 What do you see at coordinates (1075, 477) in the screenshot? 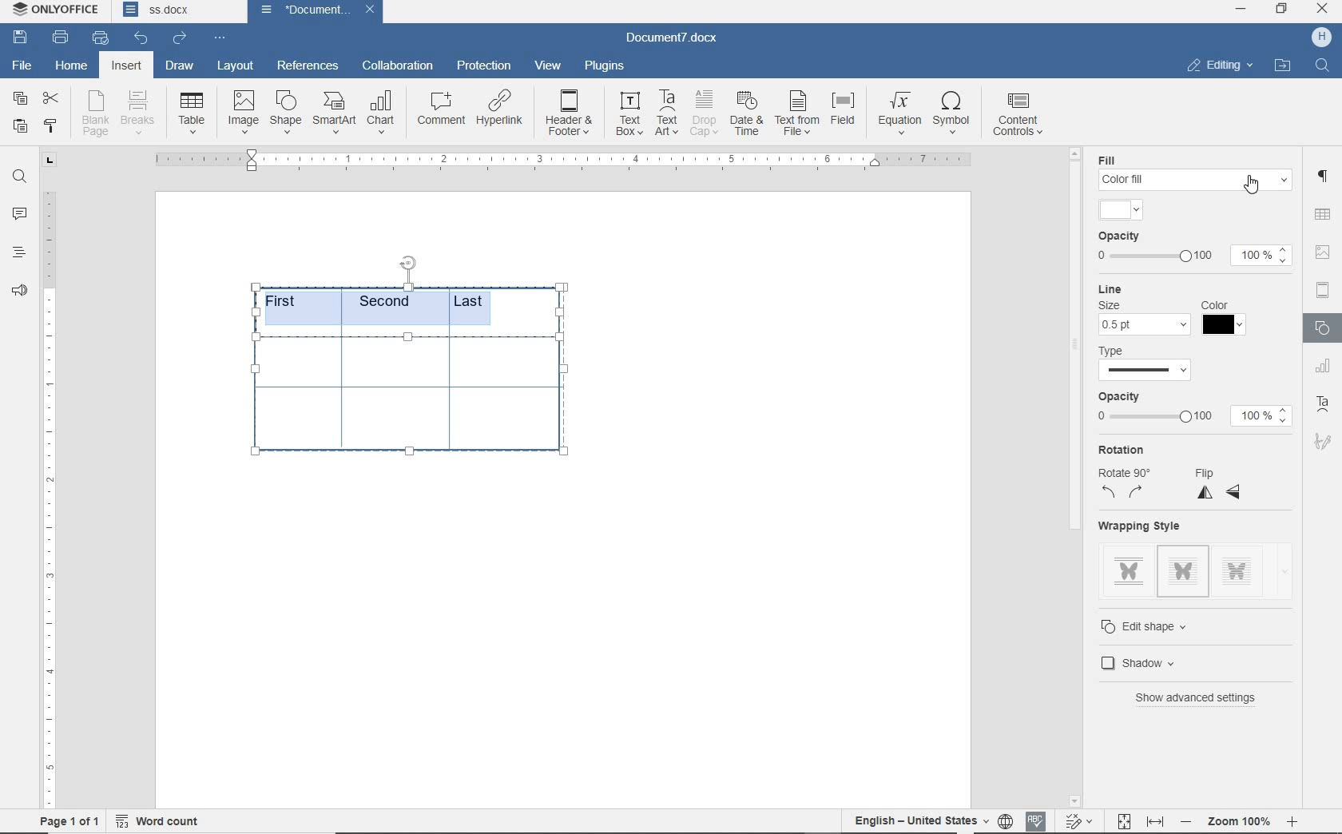
I see `scrollbar` at bounding box center [1075, 477].